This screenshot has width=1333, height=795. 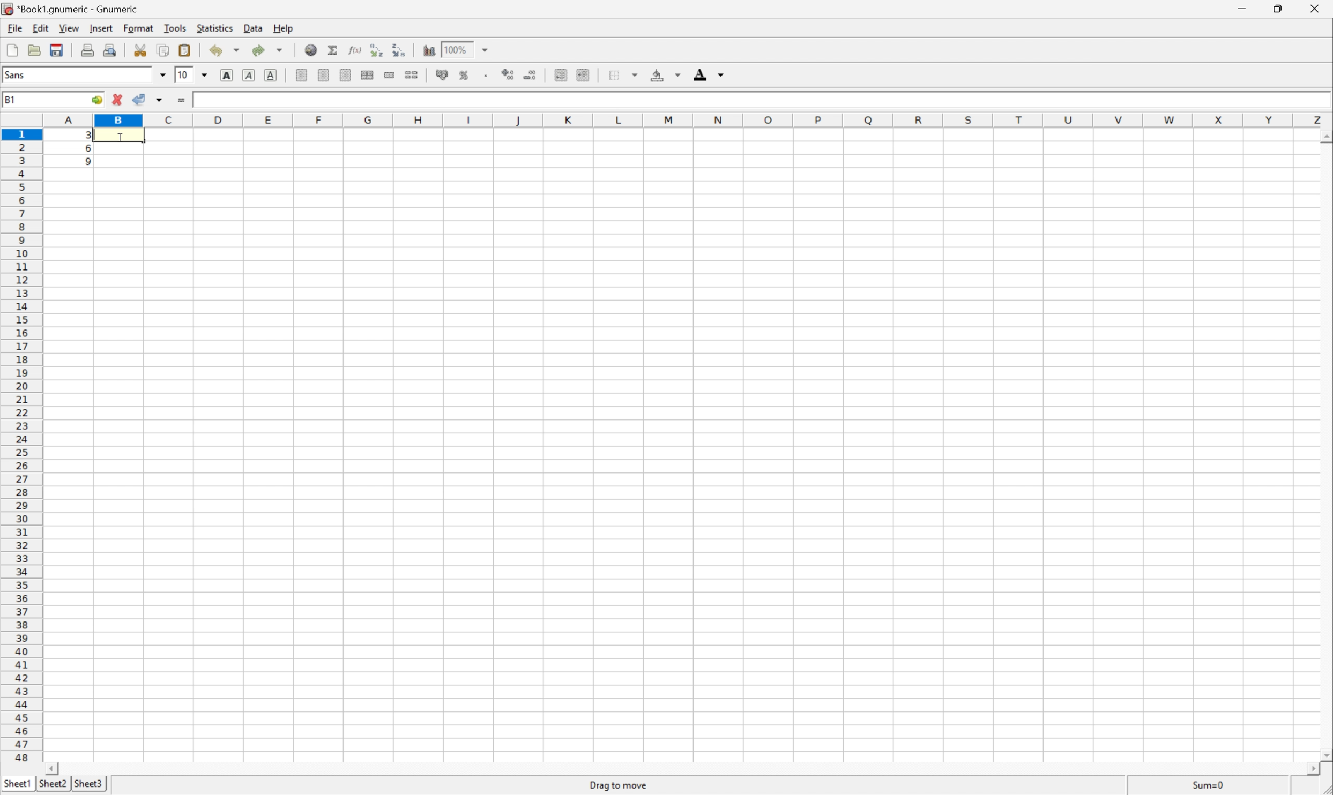 What do you see at coordinates (140, 50) in the screenshot?
I see `Cut selection` at bounding box center [140, 50].